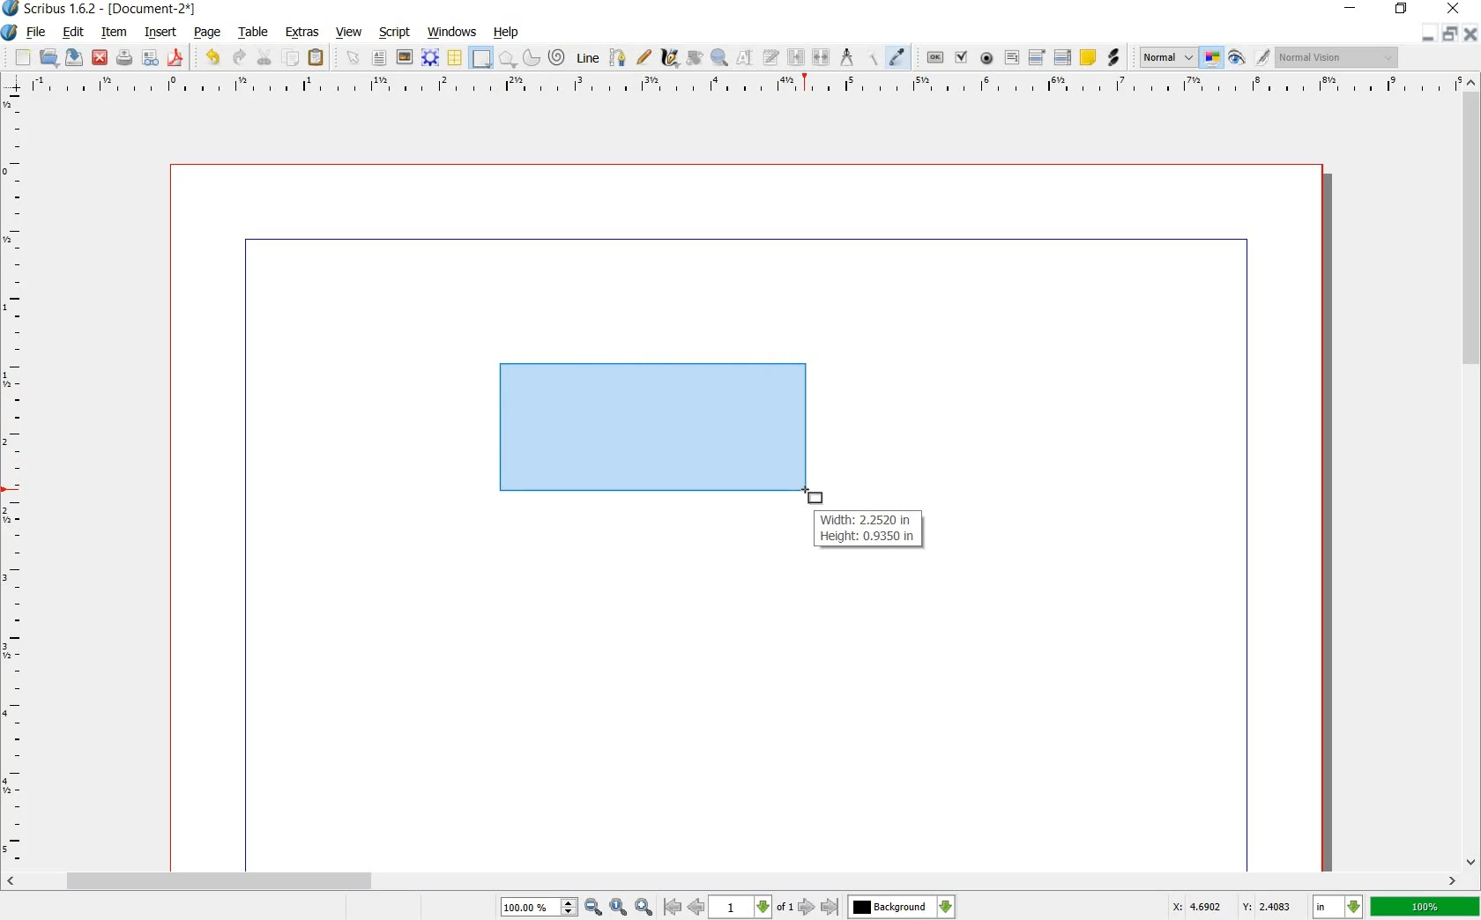  What do you see at coordinates (872, 58) in the screenshot?
I see `COPY ITEM PROPERTIES` at bounding box center [872, 58].